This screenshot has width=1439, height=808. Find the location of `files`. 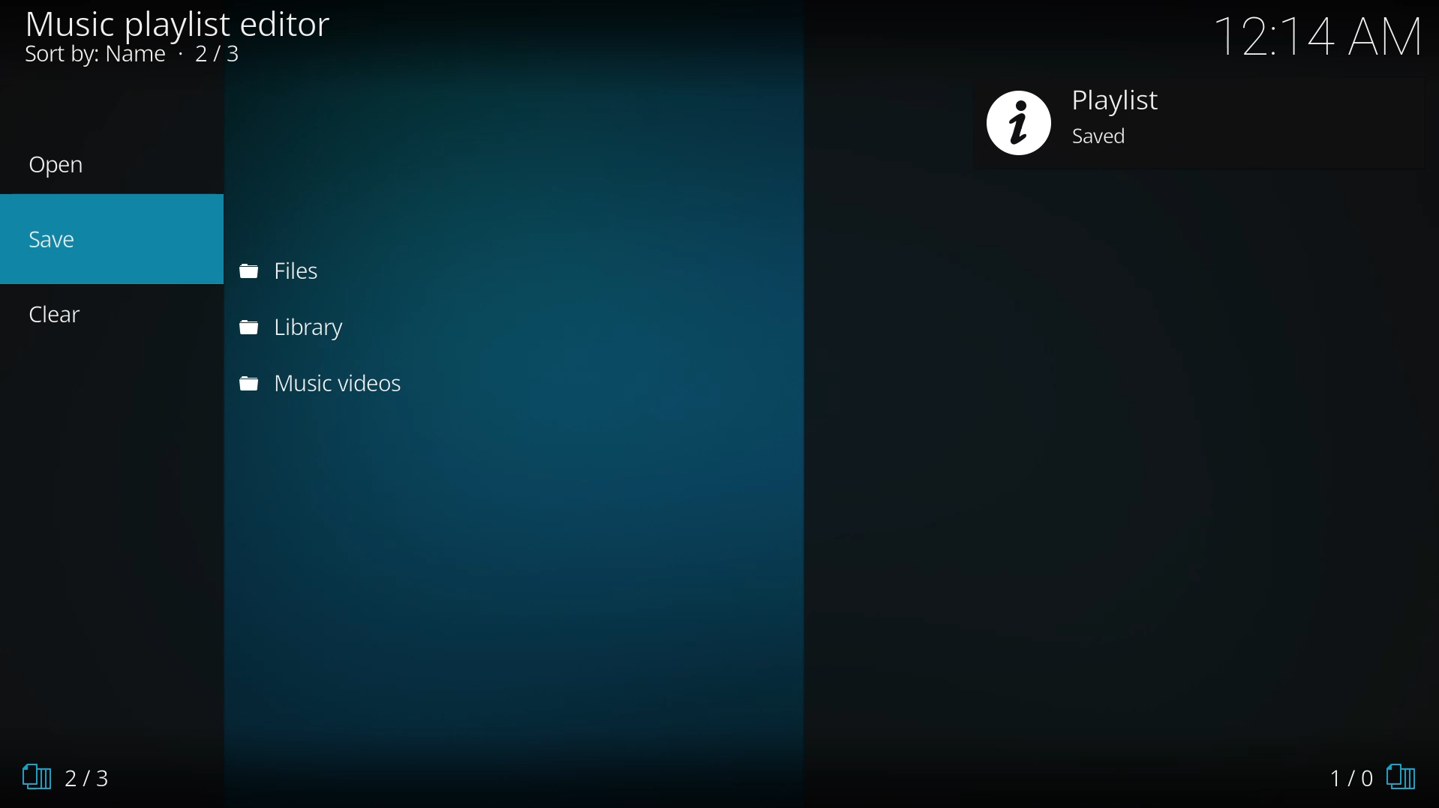

files is located at coordinates (277, 271).